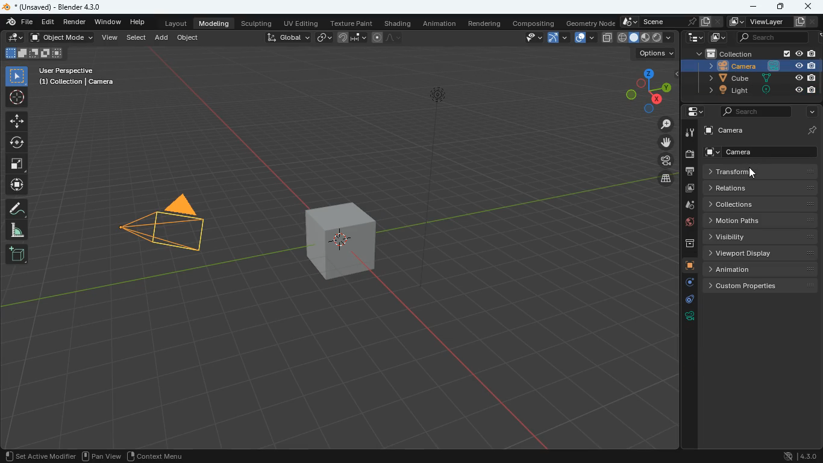 The image size is (823, 463). What do you see at coordinates (301, 23) in the screenshot?
I see `uv editing` at bounding box center [301, 23].